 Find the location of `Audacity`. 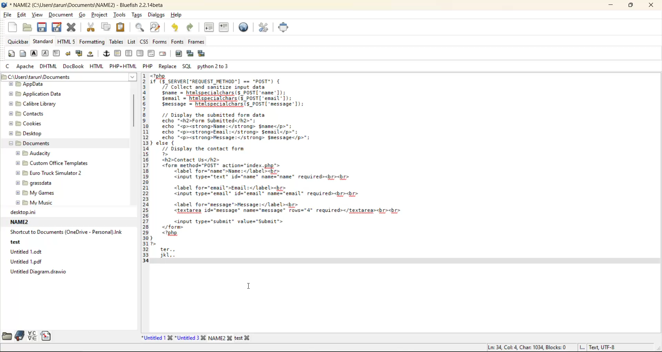

Audacity is located at coordinates (36, 154).